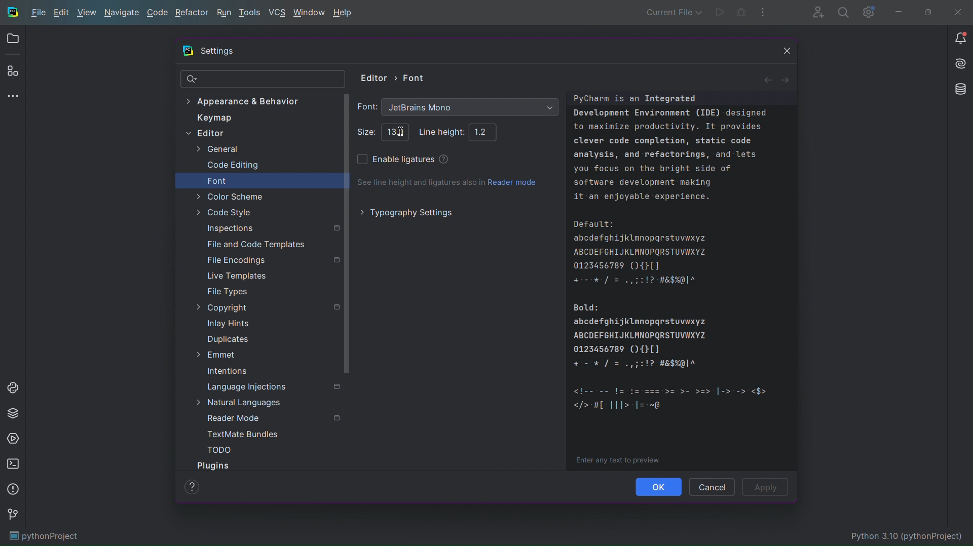 The height and width of the screenshot is (546, 973). What do you see at coordinates (86, 14) in the screenshot?
I see `View` at bounding box center [86, 14].